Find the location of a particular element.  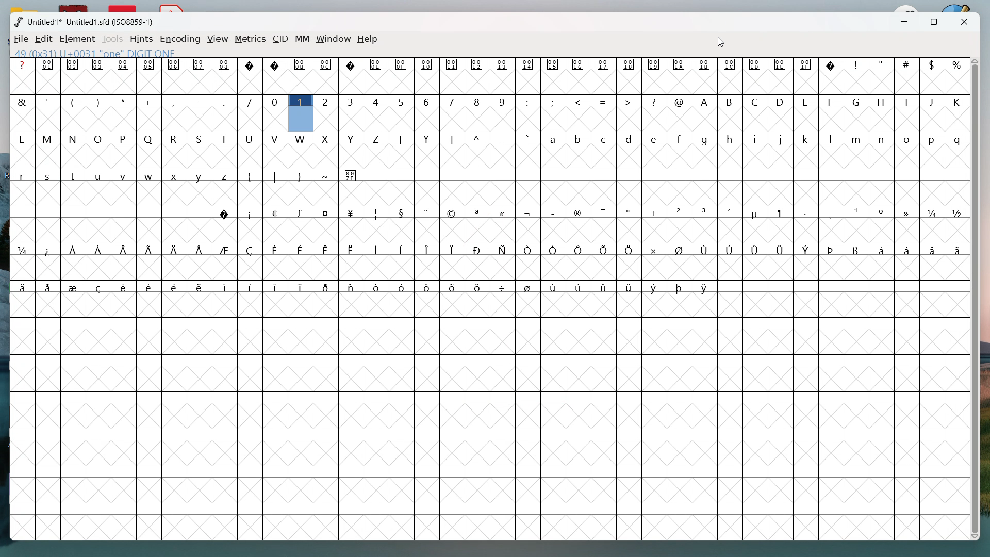

a is located at coordinates (555, 138).